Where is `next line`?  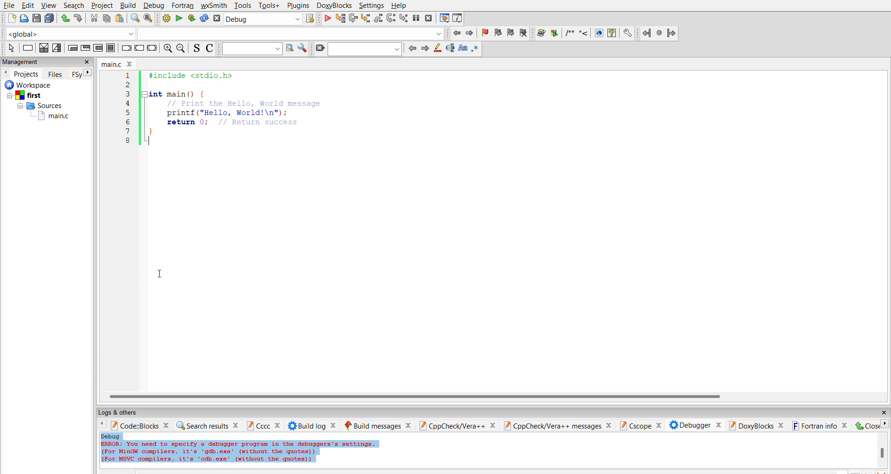
next line is located at coordinates (355, 19).